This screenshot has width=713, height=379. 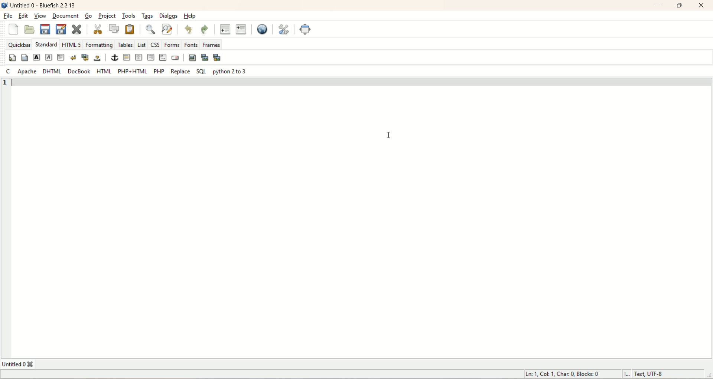 What do you see at coordinates (224, 29) in the screenshot?
I see `unindent` at bounding box center [224, 29].